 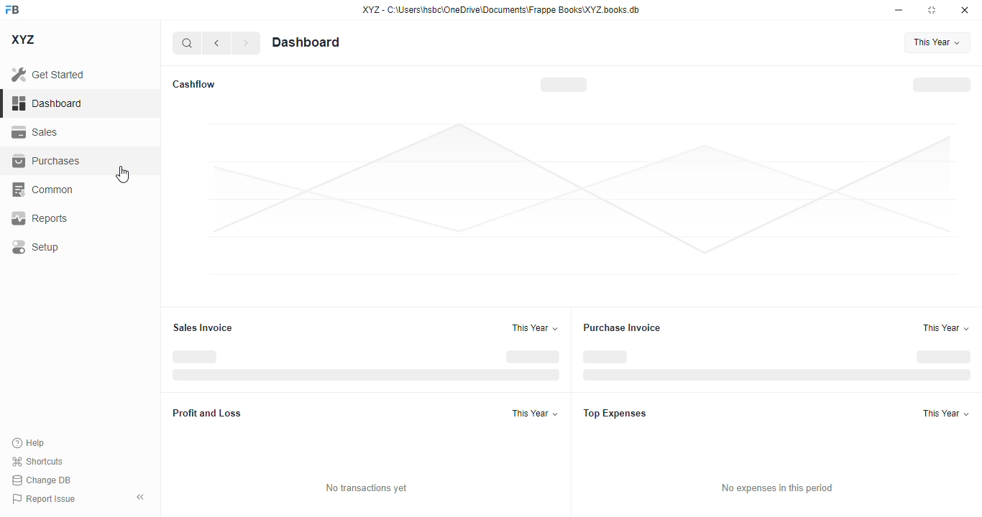 I want to click on XYZ - C:\Users\hsbc\OneDrive\Documents\Frappe Books\XYZ books.db, so click(x=501, y=9).